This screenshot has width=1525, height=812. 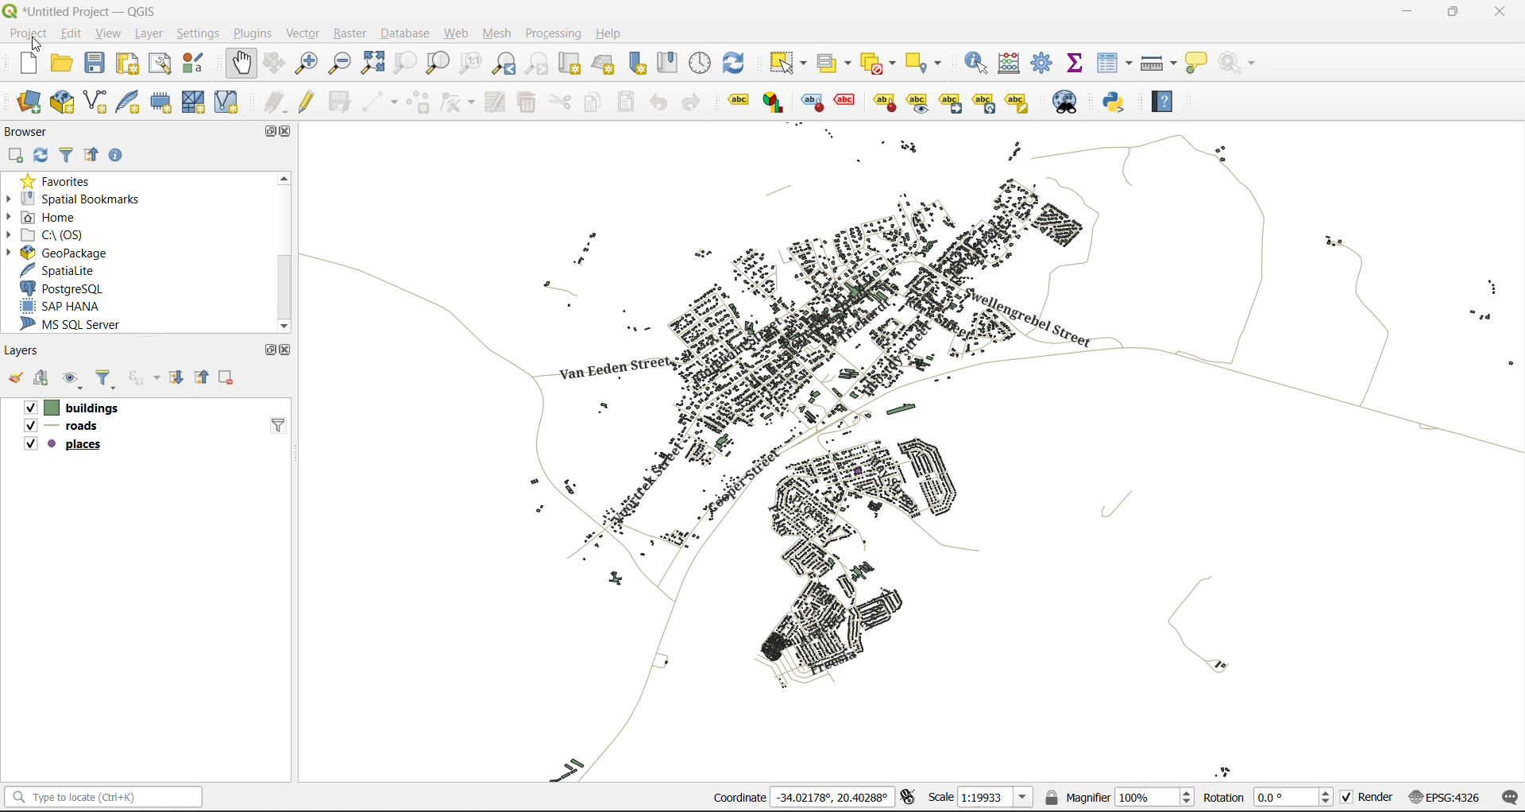 What do you see at coordinates (702, 64) in the screenshot?
I see `control panel` at bounding box center [702, 64].